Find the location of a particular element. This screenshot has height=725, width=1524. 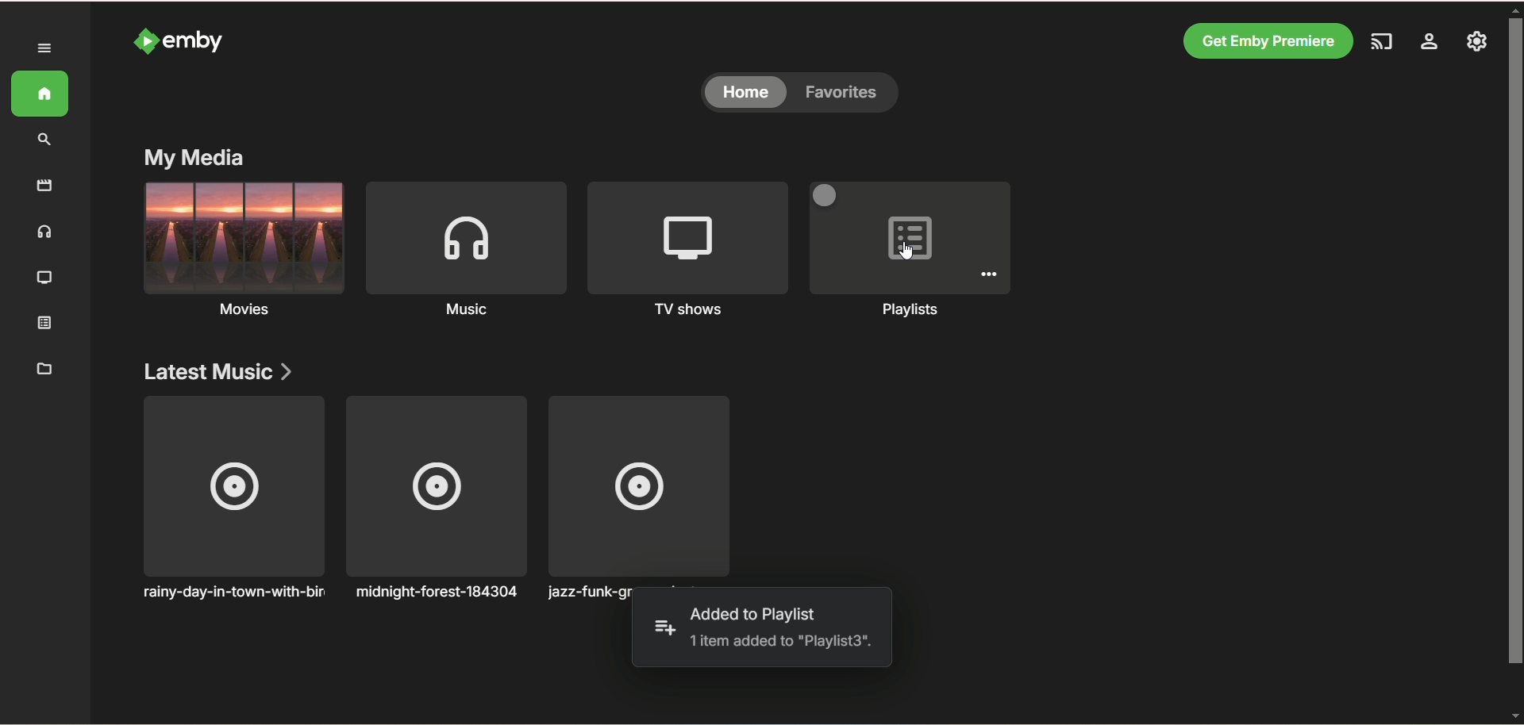

emby is located at coordinates (194, 41).